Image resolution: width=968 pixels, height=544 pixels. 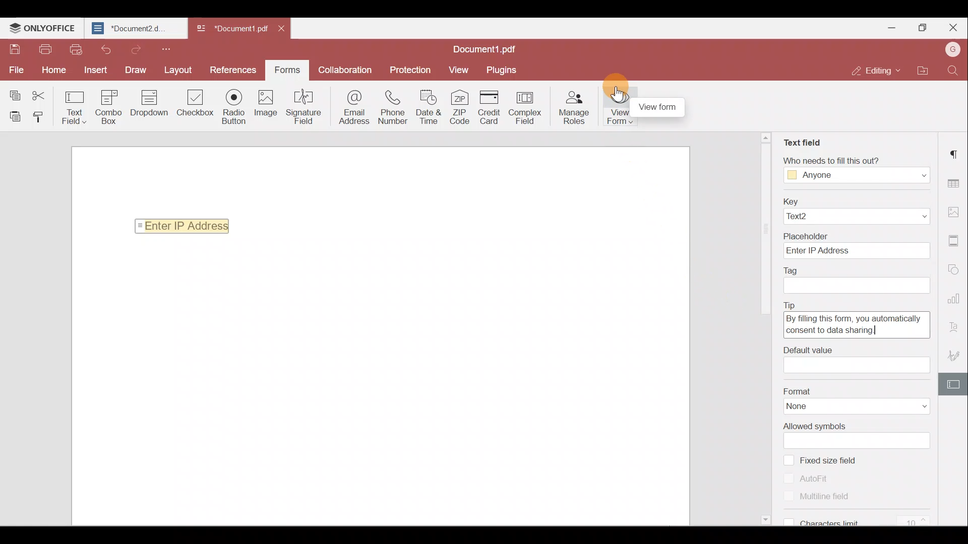 I want to click on Text field, so click(x=75, y=107).